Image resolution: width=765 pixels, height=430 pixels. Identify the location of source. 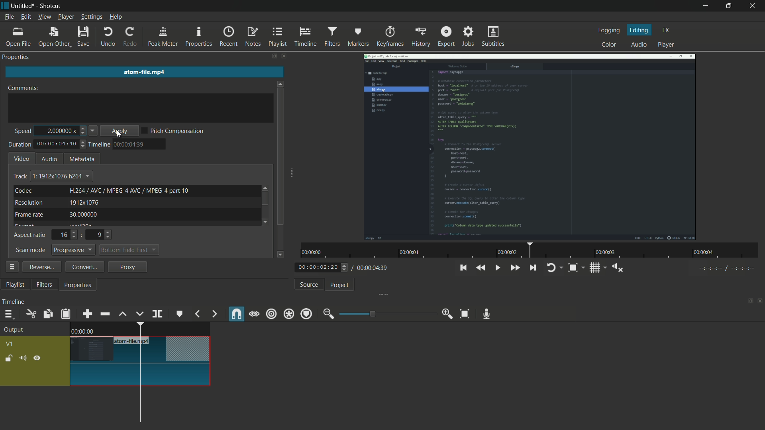
(310, 285).